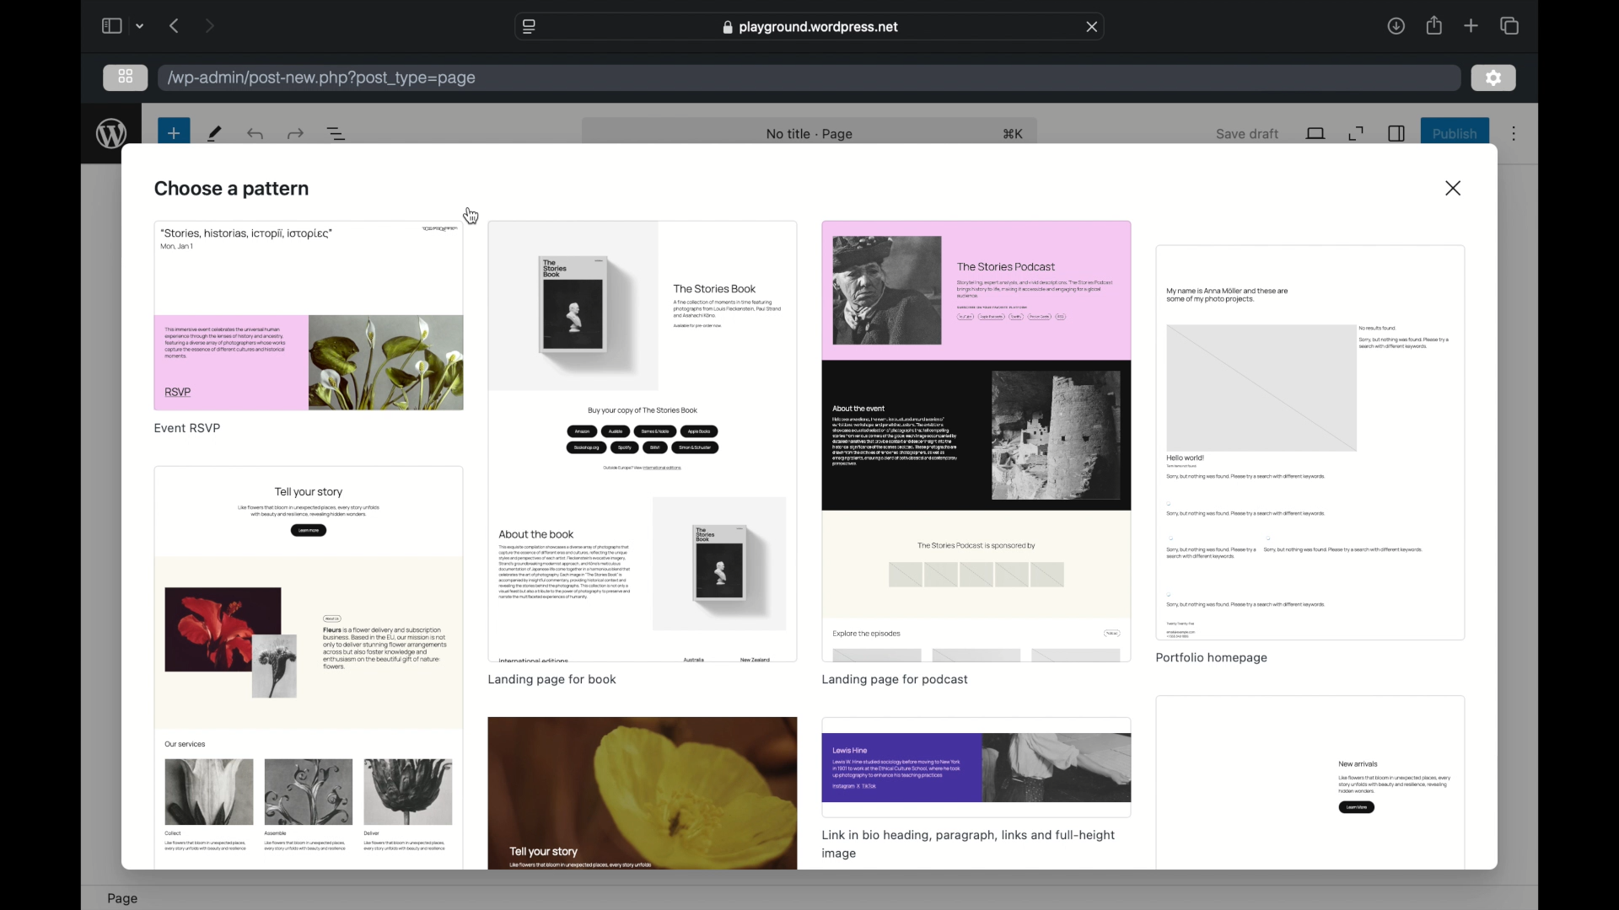  I want to click on expand, so click(1356, 134).